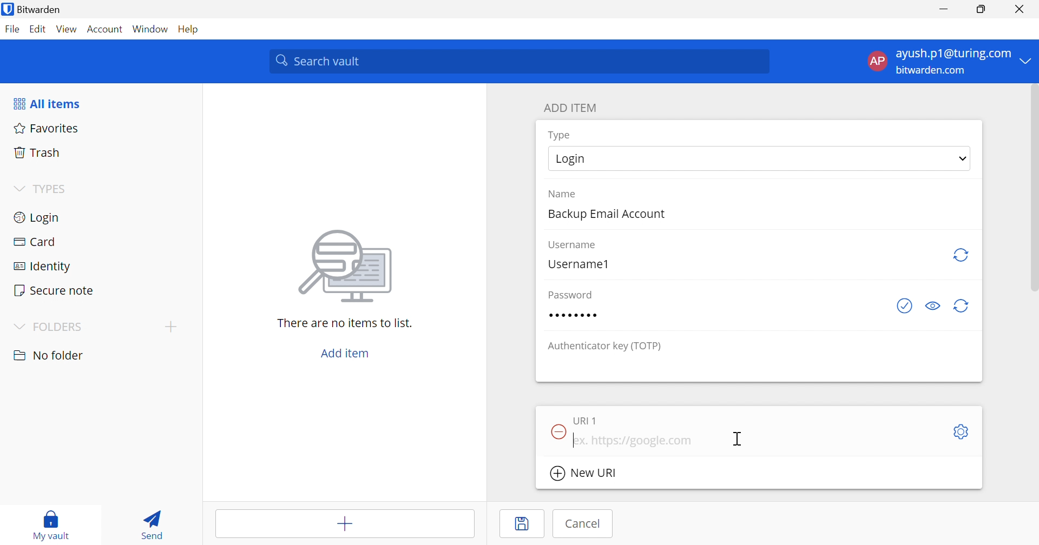 This screenshot has width=1039, height=545. I want to click on URL 1, so click(586, 421).